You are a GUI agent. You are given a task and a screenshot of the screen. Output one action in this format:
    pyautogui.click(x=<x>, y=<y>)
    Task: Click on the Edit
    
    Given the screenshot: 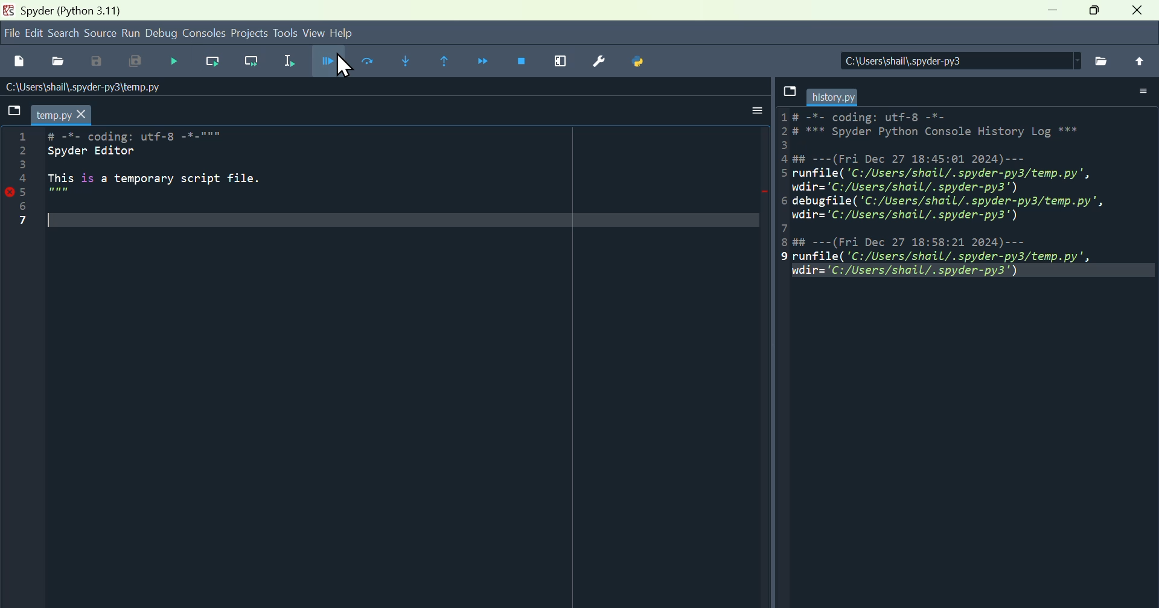 What is the action you would take?
    pyautogui.click(x=34, y=34)
    